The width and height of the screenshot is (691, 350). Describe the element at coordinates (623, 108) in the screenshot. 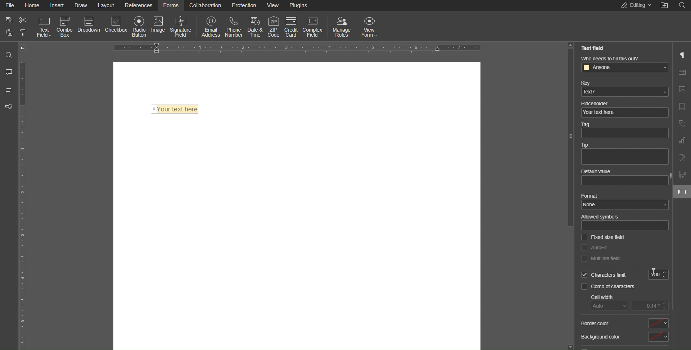

I see `Placeholder` at that location.